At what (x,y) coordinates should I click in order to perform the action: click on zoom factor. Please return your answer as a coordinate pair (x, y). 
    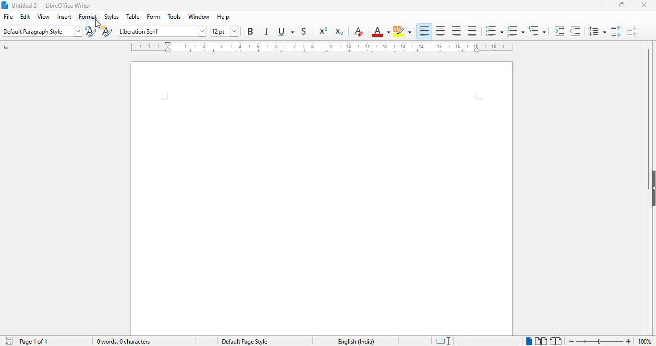
    Looking at the image, I should click on (644, 342).